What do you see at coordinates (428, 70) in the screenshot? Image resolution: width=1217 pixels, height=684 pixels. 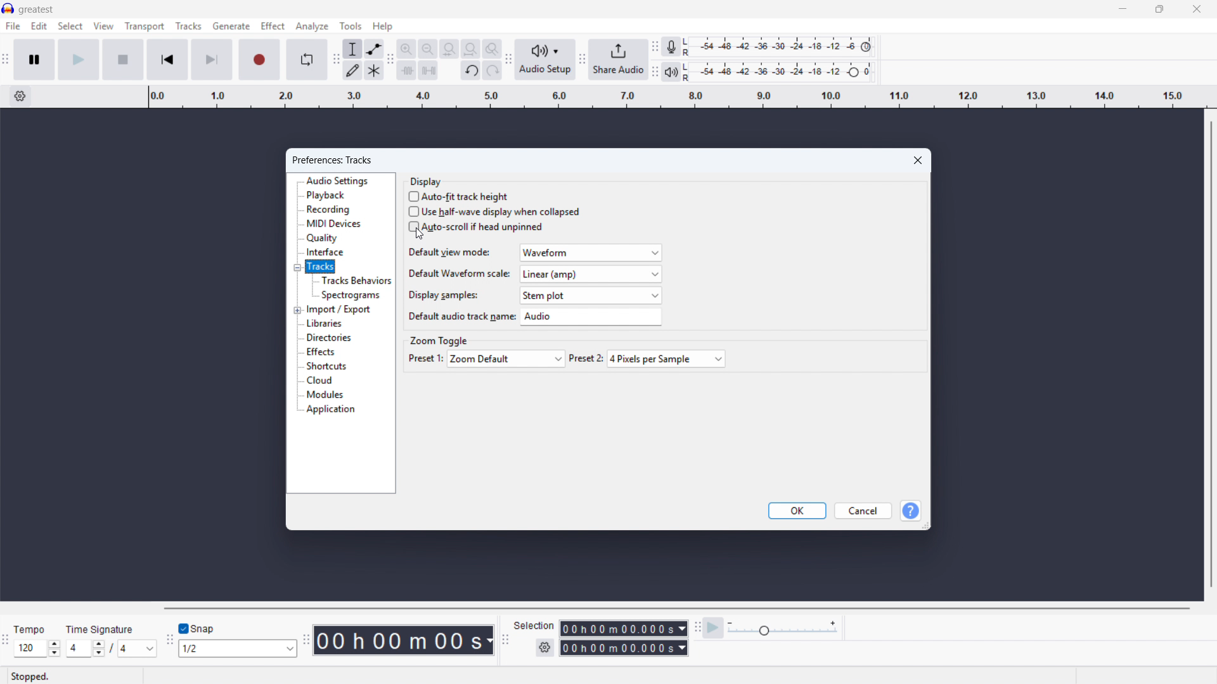 I see `Silence audio selection ` at bounding box center [428, 70].